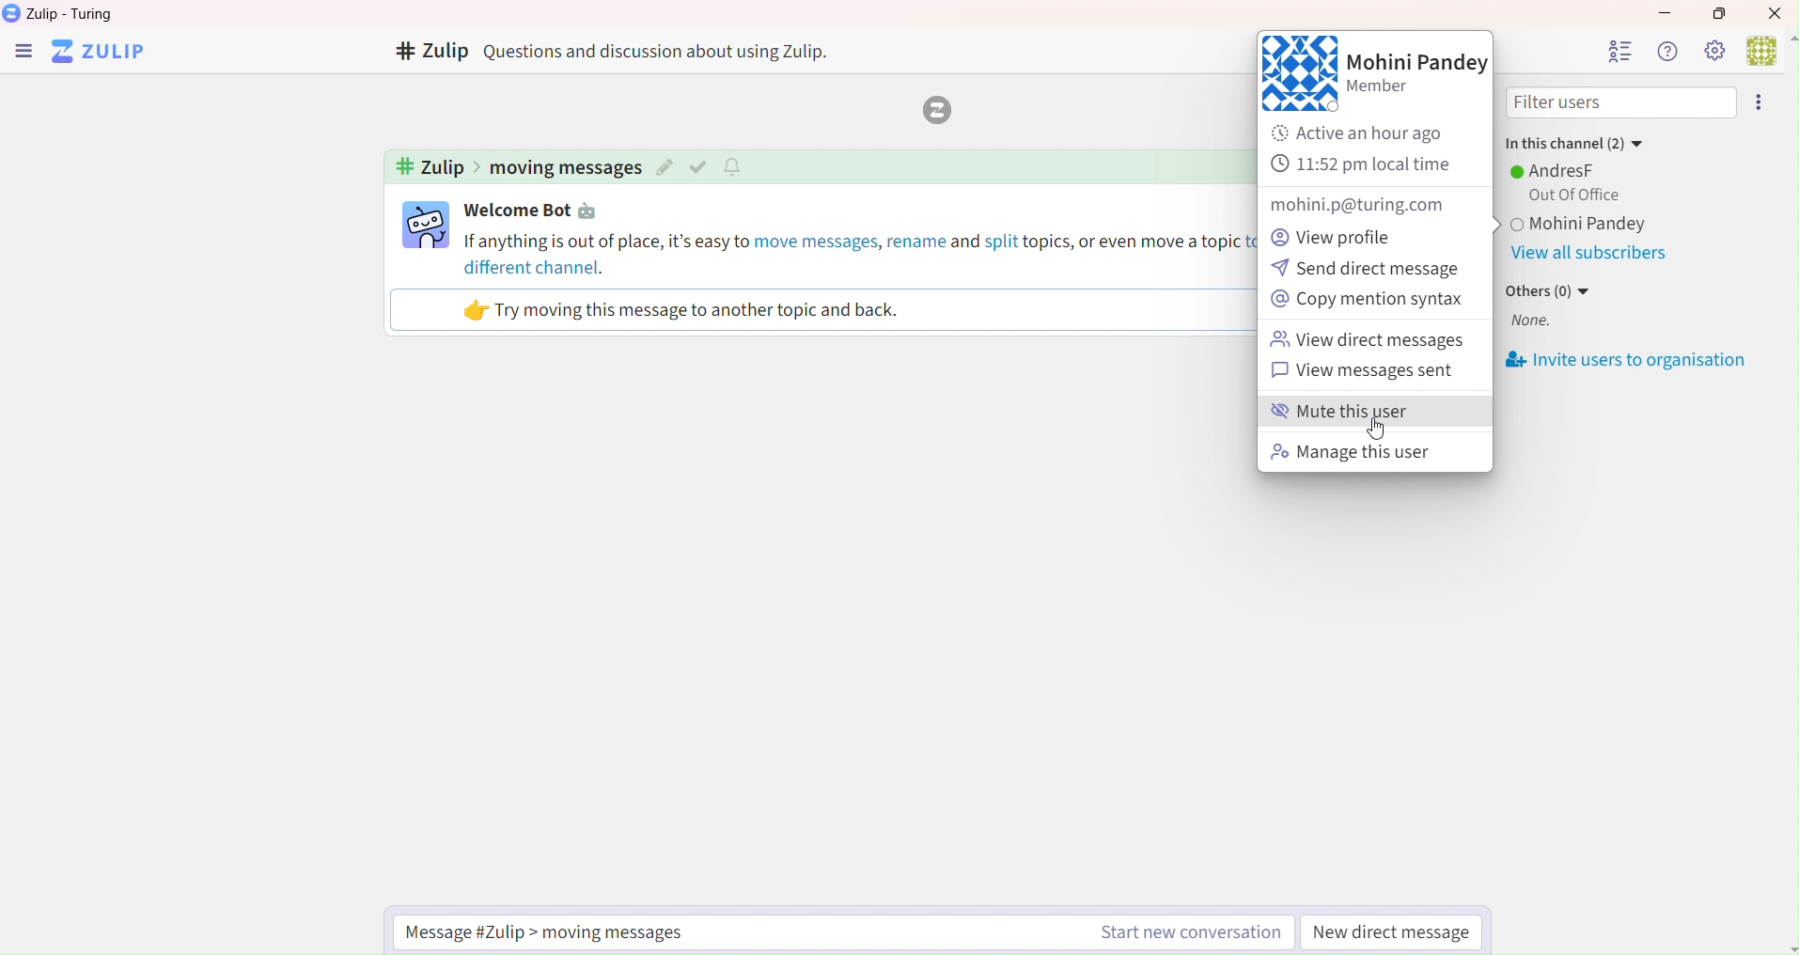 The width and height of the screenshot is (1799, 955). What do you see at coordinates (105, 53) in the screenshot?
I see `ZuLip` at bounding box center [105, 53].